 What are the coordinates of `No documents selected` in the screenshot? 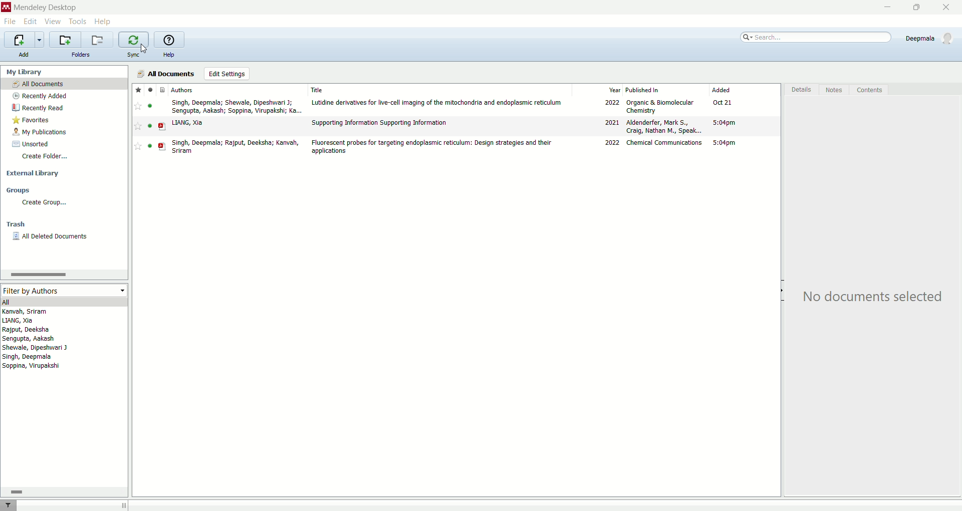 It's located at (872, 296).